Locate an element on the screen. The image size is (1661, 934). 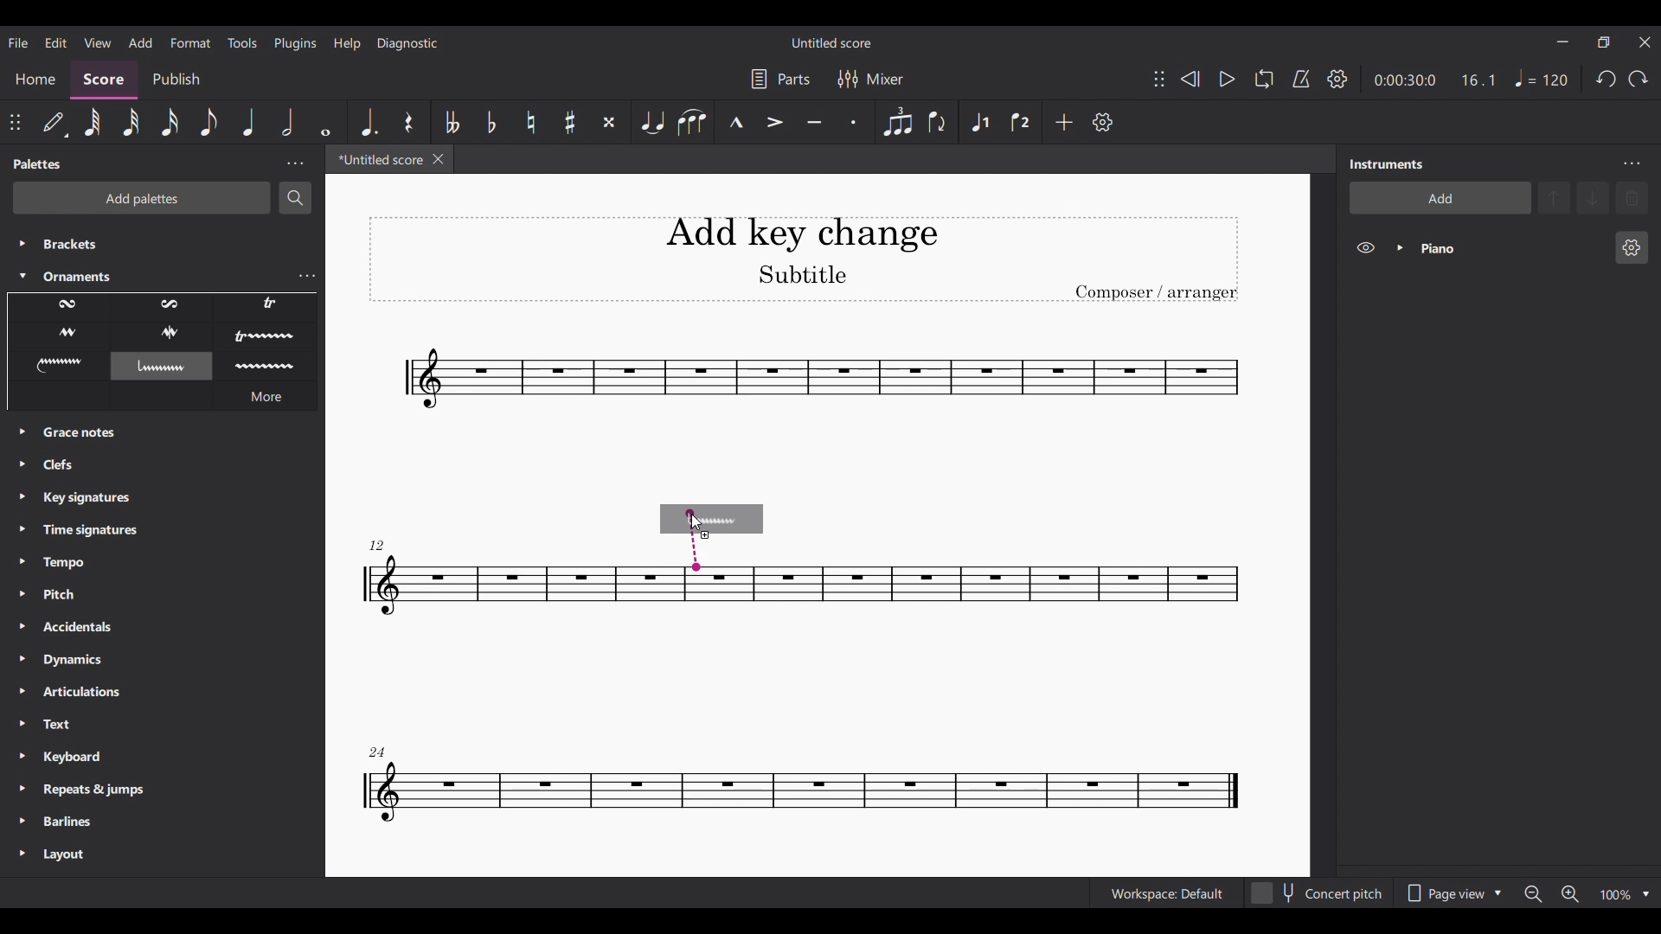
Add menu is located at coordinates (141, 42).